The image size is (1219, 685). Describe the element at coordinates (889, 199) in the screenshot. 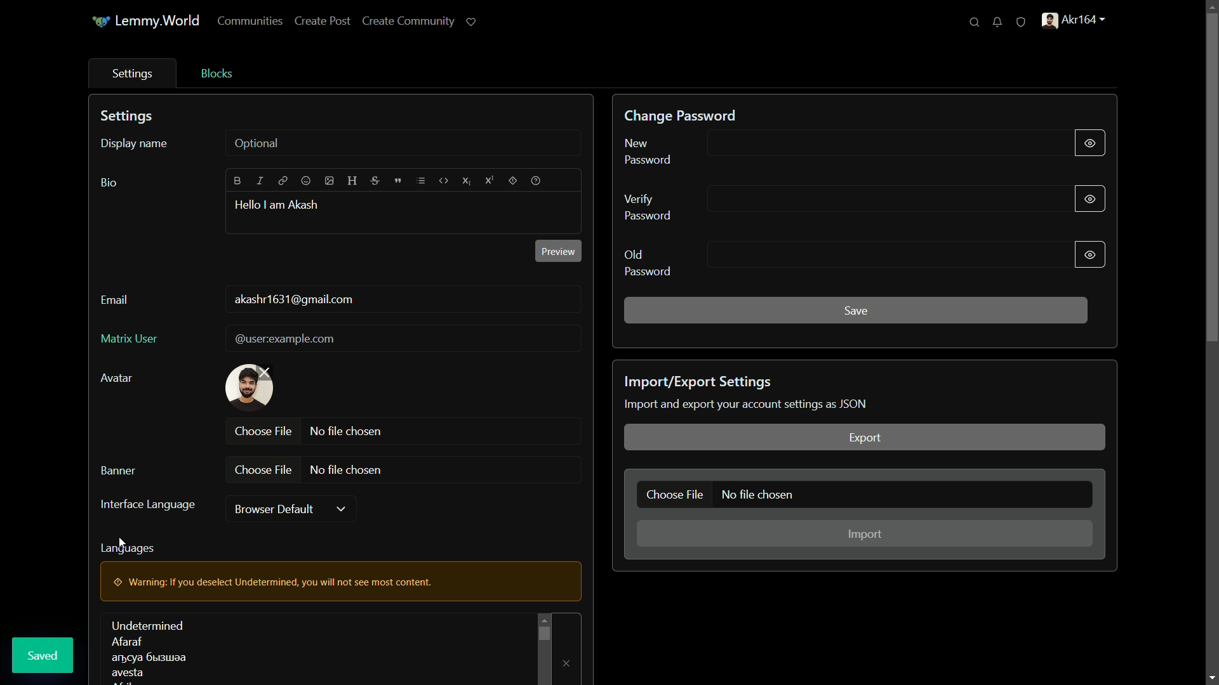

I see `verify password input line` at that location.